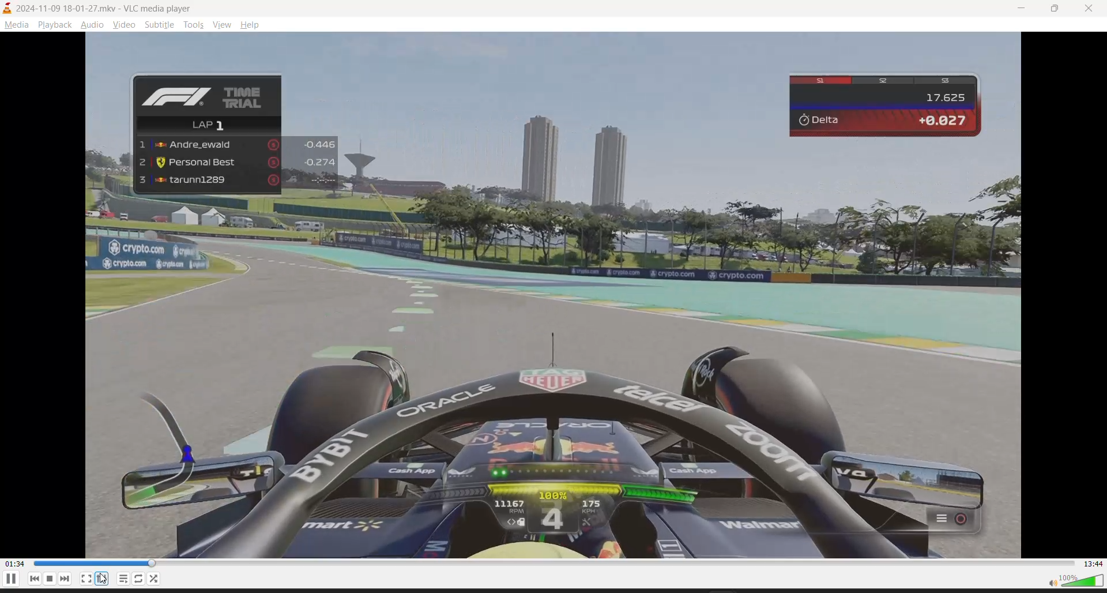  I want to click on Cursor, so click(107, 578).